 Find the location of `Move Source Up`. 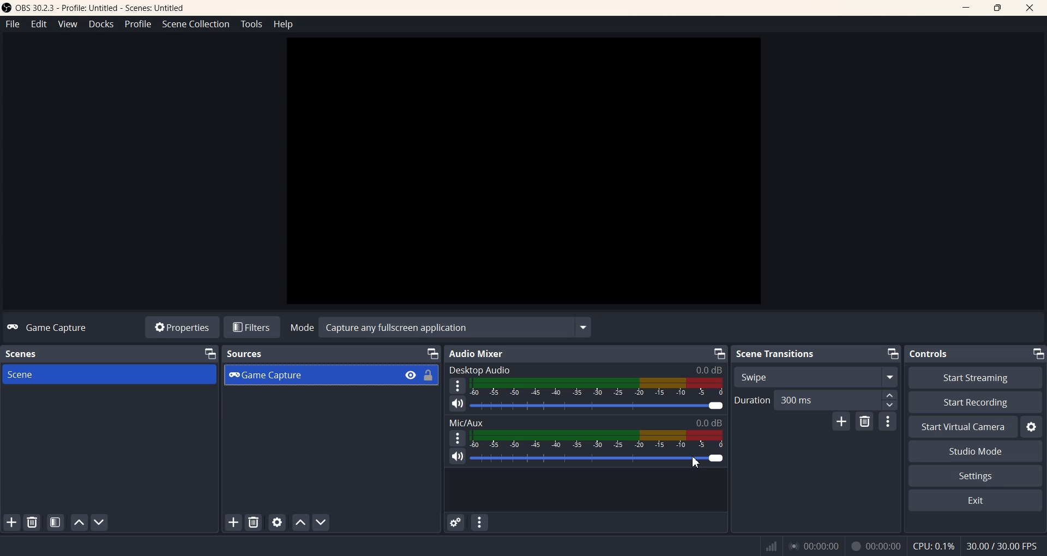

Move Source Up is located at coordinates (301, 523).